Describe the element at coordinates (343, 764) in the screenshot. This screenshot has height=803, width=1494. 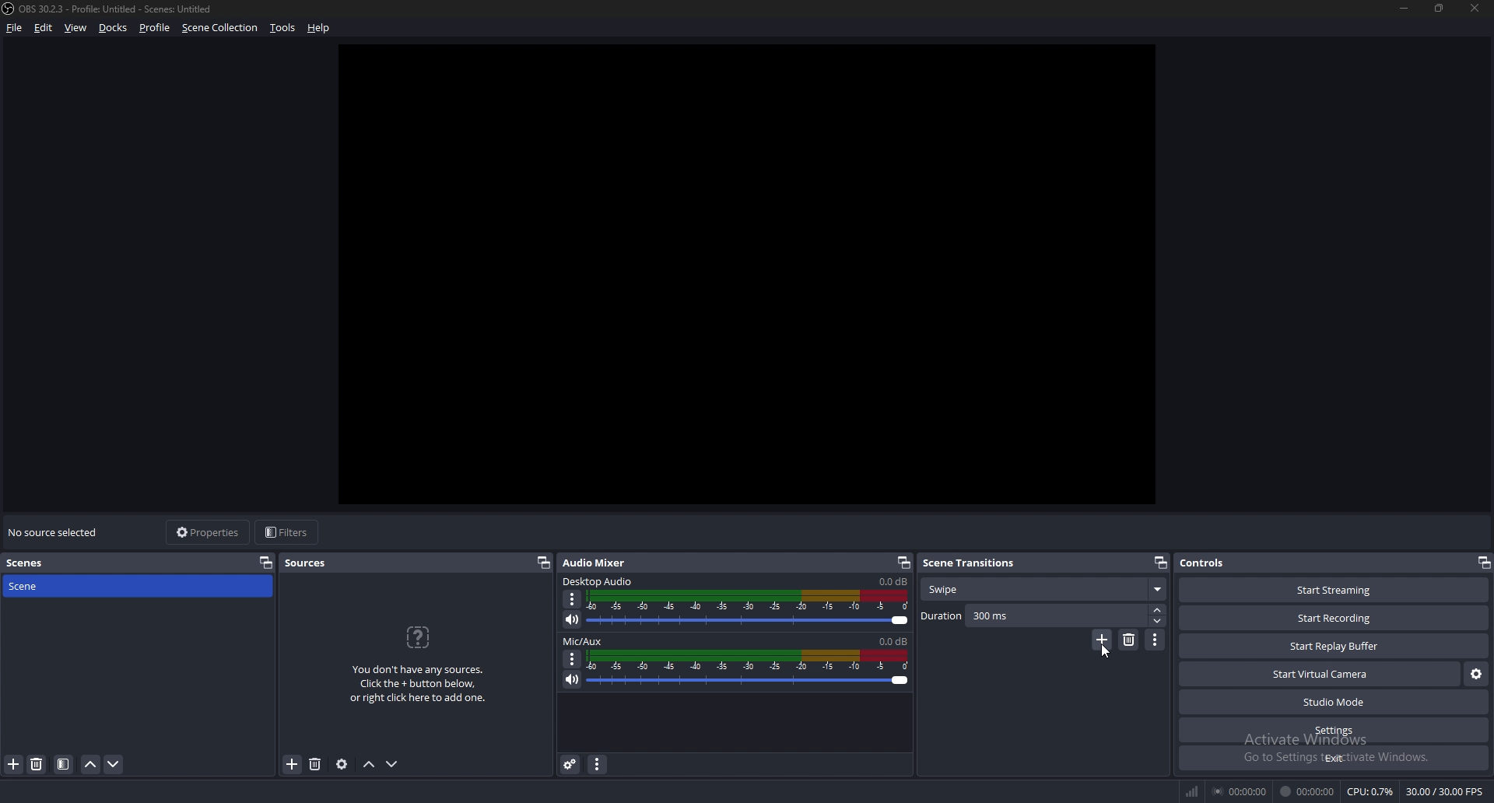
I see `source properties settings` at that location.